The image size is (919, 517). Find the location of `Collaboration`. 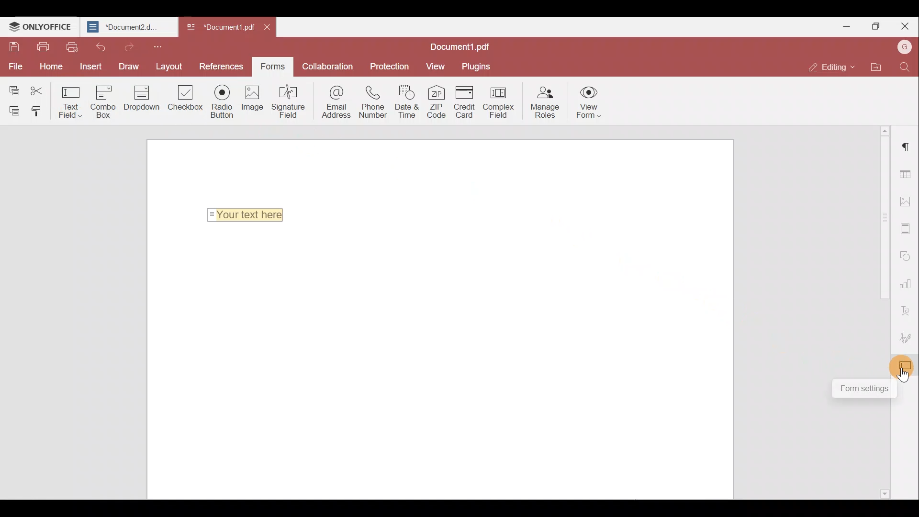

Collaboration is located at coordinates (331, 66).